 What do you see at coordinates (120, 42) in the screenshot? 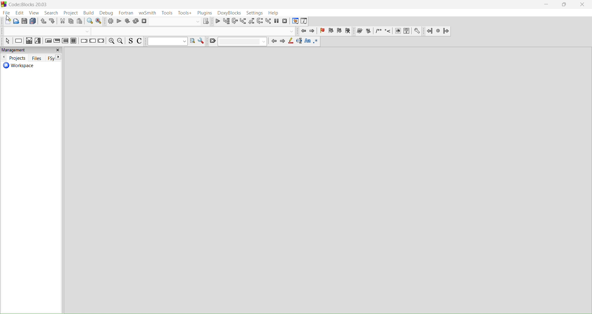
I see `zoom out` at bounding box center [120, 42].